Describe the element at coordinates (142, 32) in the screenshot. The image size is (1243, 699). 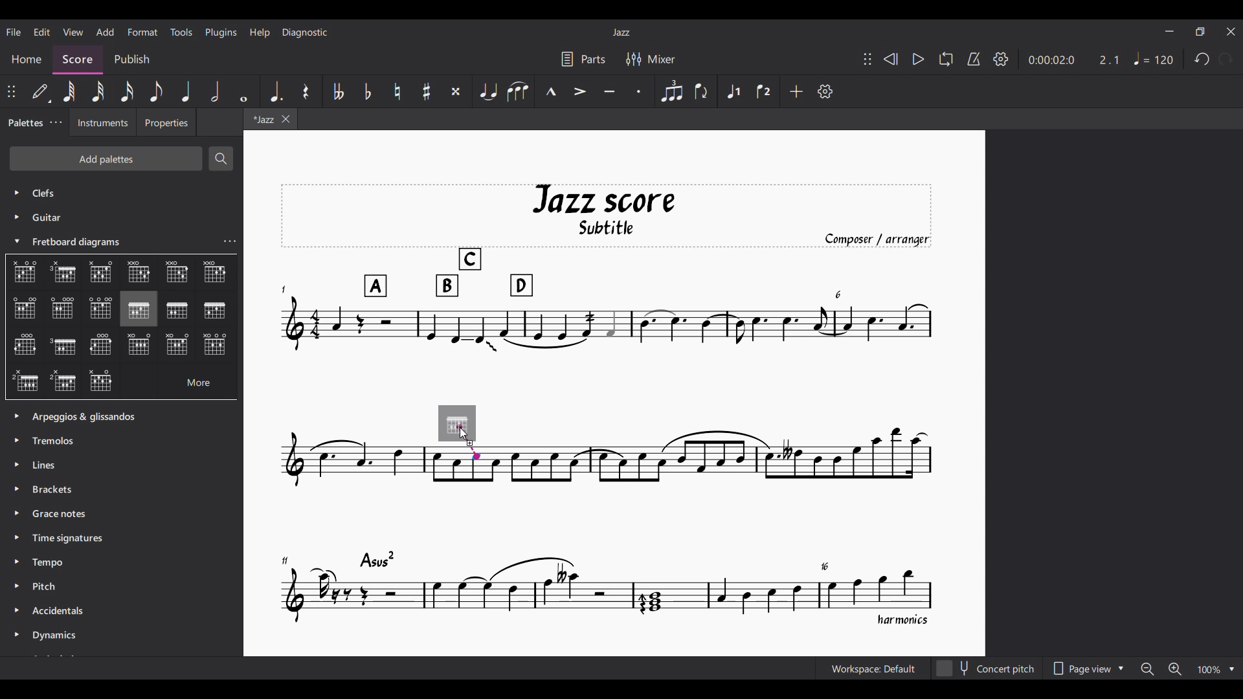
I see `Format menu` at that location.